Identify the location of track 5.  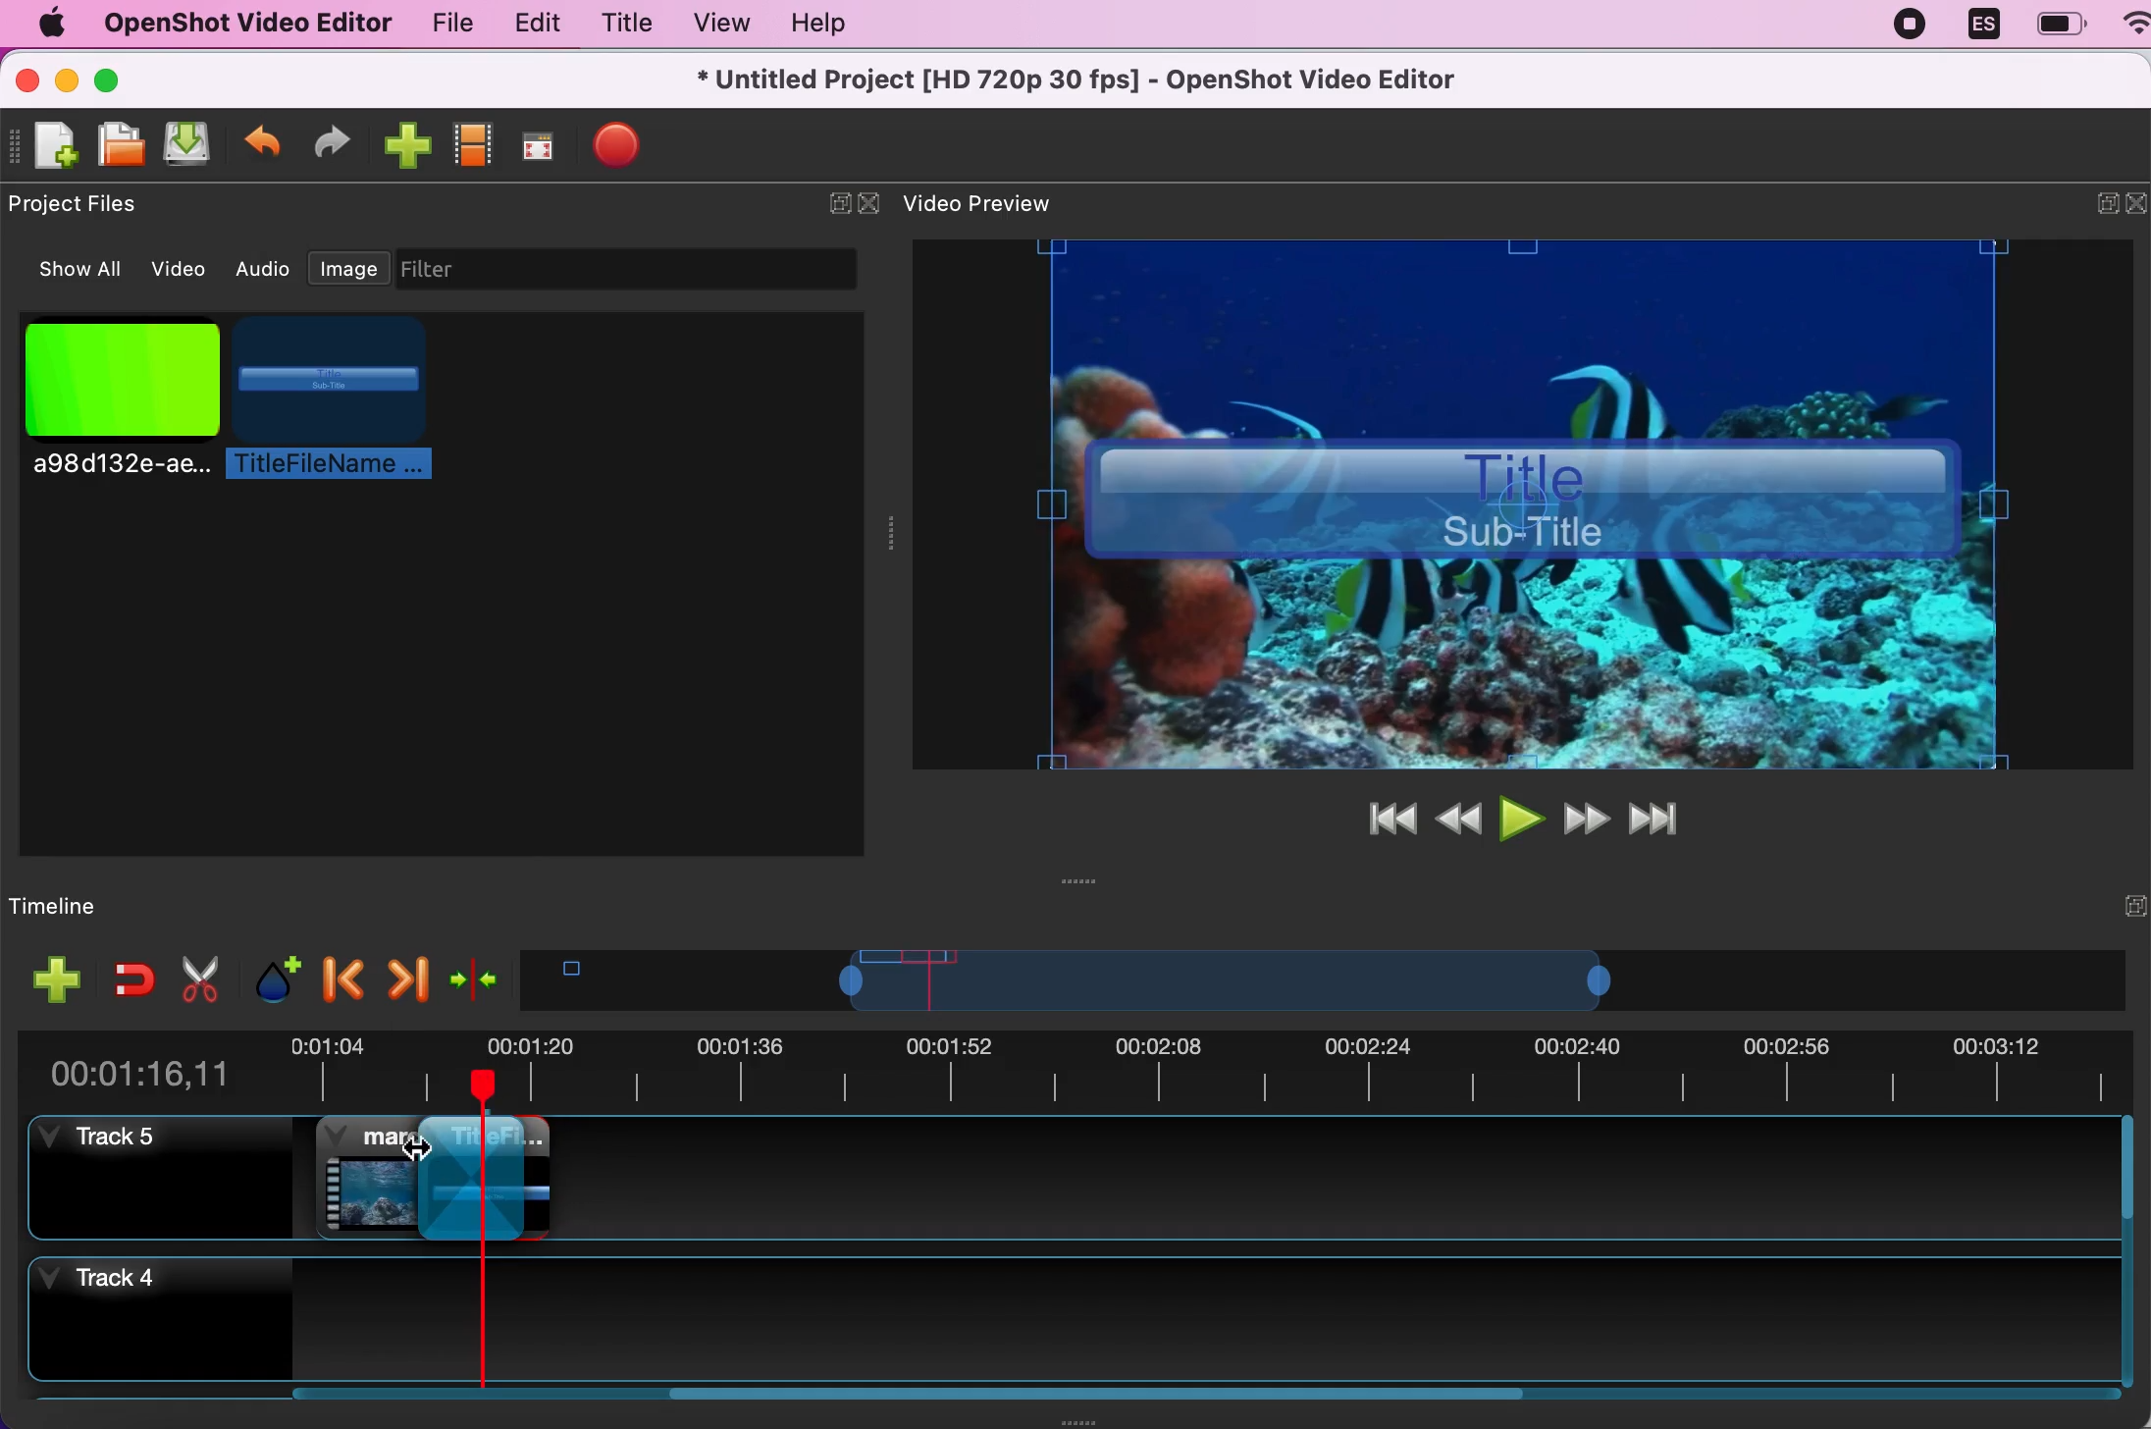
(160, 1178).